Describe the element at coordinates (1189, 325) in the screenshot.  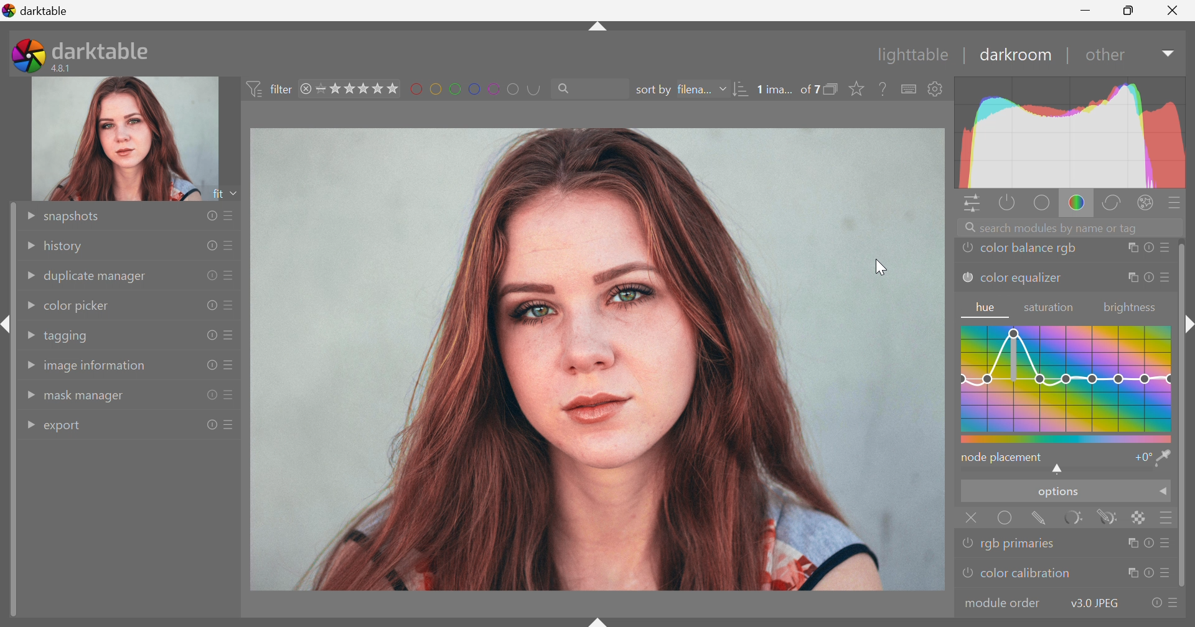
I see `Collapse ` at that location.